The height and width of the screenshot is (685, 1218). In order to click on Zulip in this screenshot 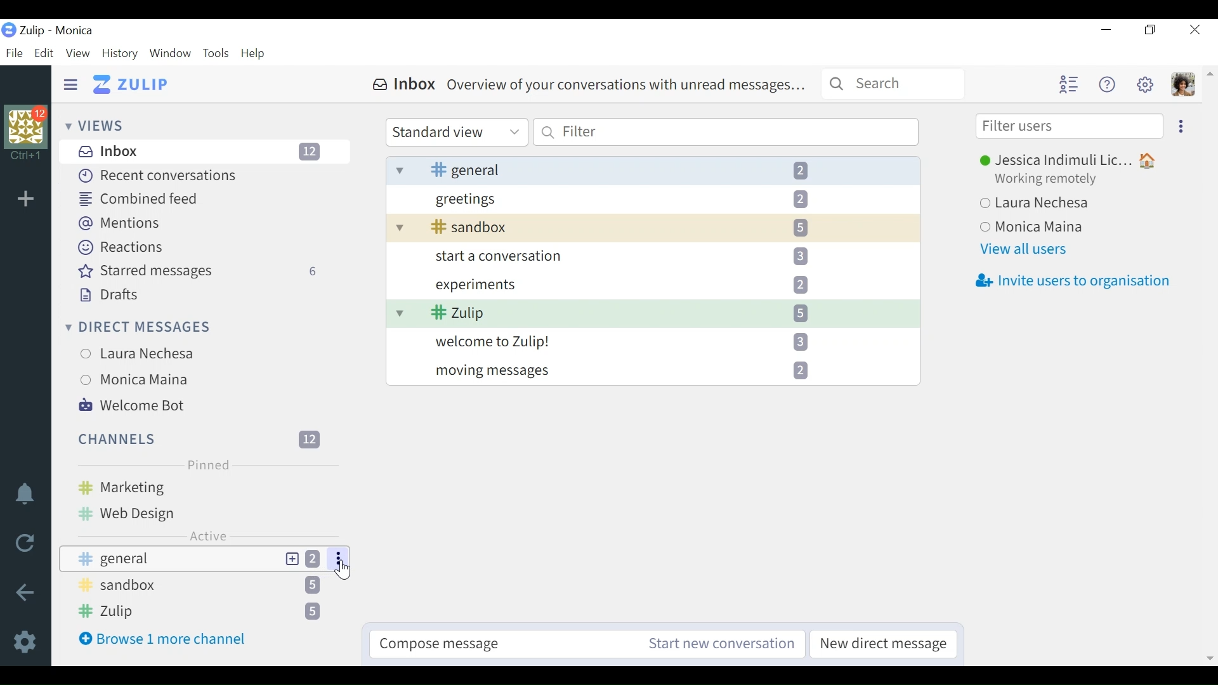, I will do `click(132, 85)`.